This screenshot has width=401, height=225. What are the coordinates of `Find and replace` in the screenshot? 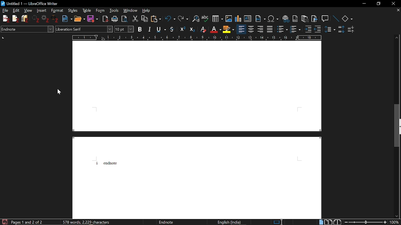 It's located at (196, 19).